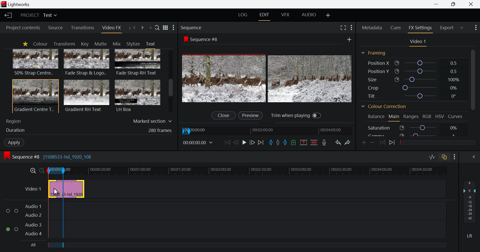 The width and height of the screenshot is (480, 252). Describe the element at coordinates (42, 169) in the screenshot. I see `Timeline Zoom Out` at that location.